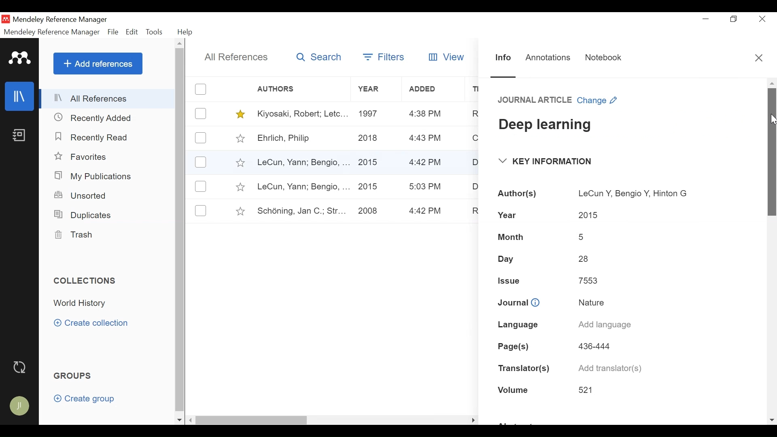 The width and height of the screenshot is (777, 437). Describe the element at coordinates (369, 187) in the screenshot. I see `2015` at that location.